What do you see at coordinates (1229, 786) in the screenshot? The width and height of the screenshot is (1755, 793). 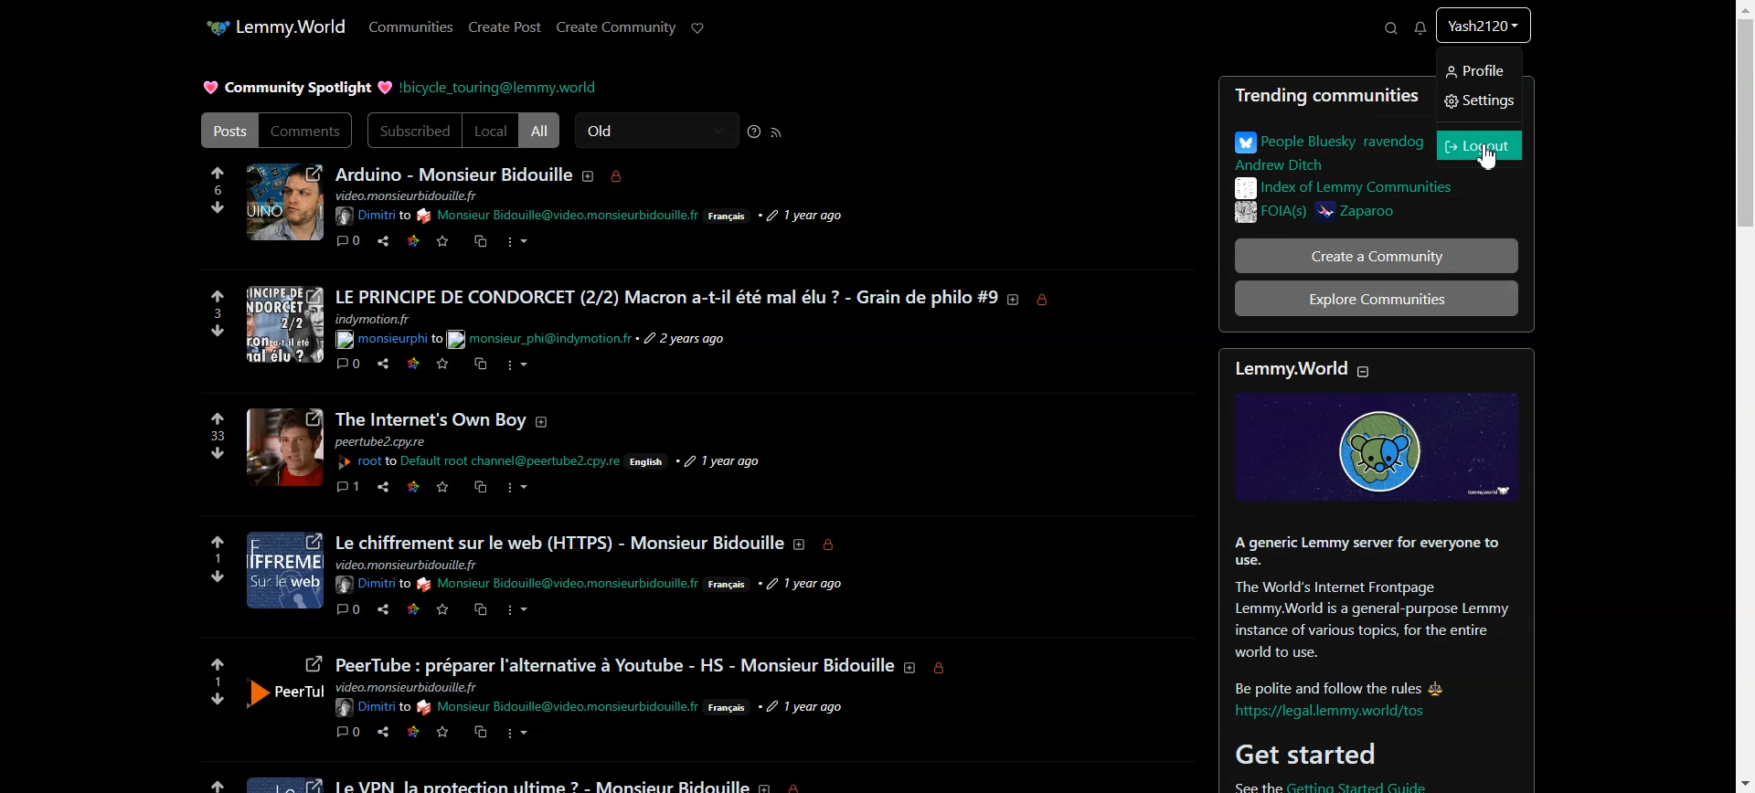 I see `See the` at bounding box center [1229, 786].